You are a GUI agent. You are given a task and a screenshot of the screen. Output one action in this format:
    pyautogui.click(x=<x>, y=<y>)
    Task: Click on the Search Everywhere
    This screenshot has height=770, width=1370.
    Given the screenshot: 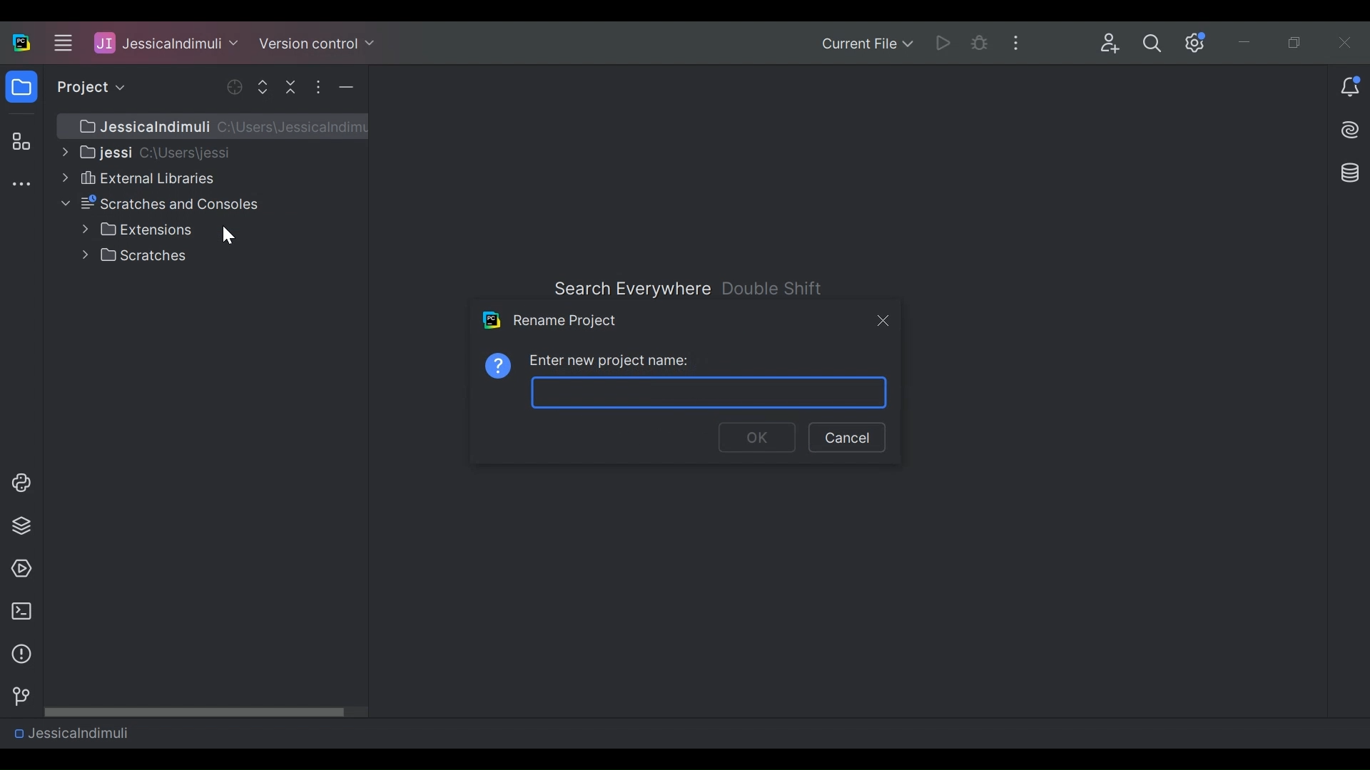 What is the action you would take?
    pyautogui.click(x=631, y=289)
    